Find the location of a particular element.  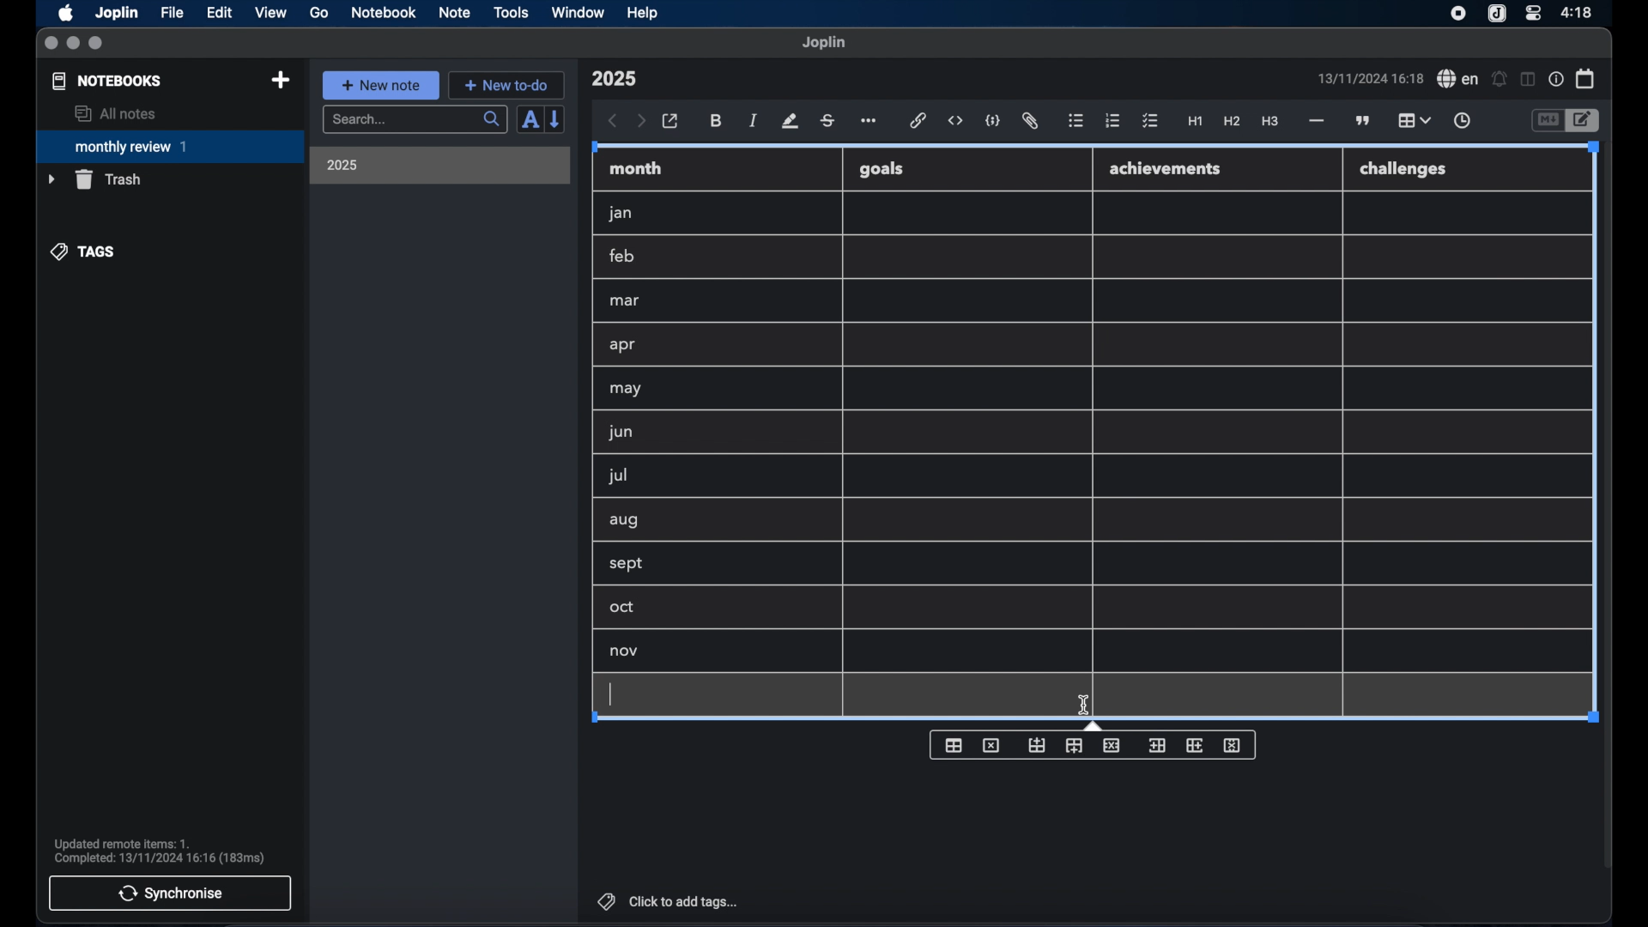

check  list is located at coordinates (1150, 122).